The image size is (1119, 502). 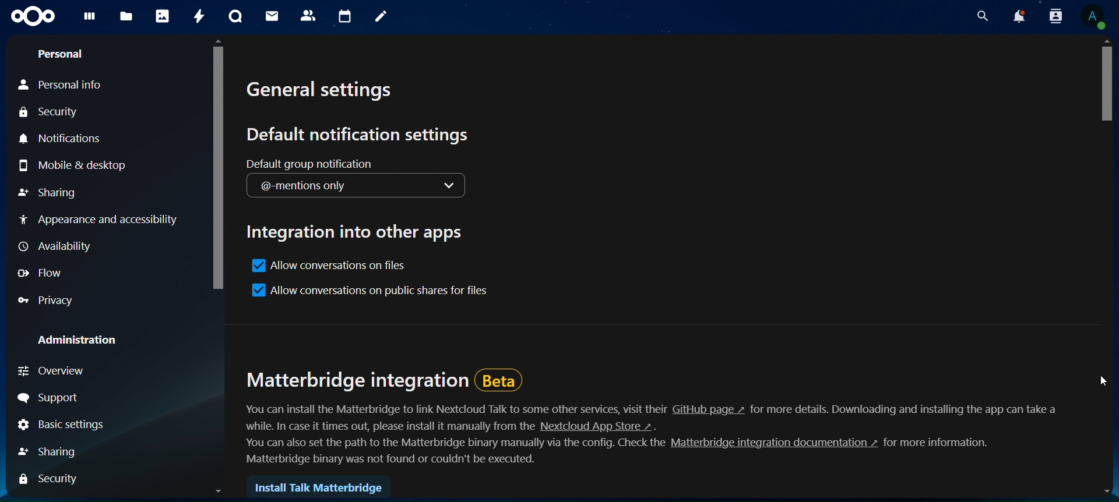 I want to click on overview , so click(x=55, y=370).